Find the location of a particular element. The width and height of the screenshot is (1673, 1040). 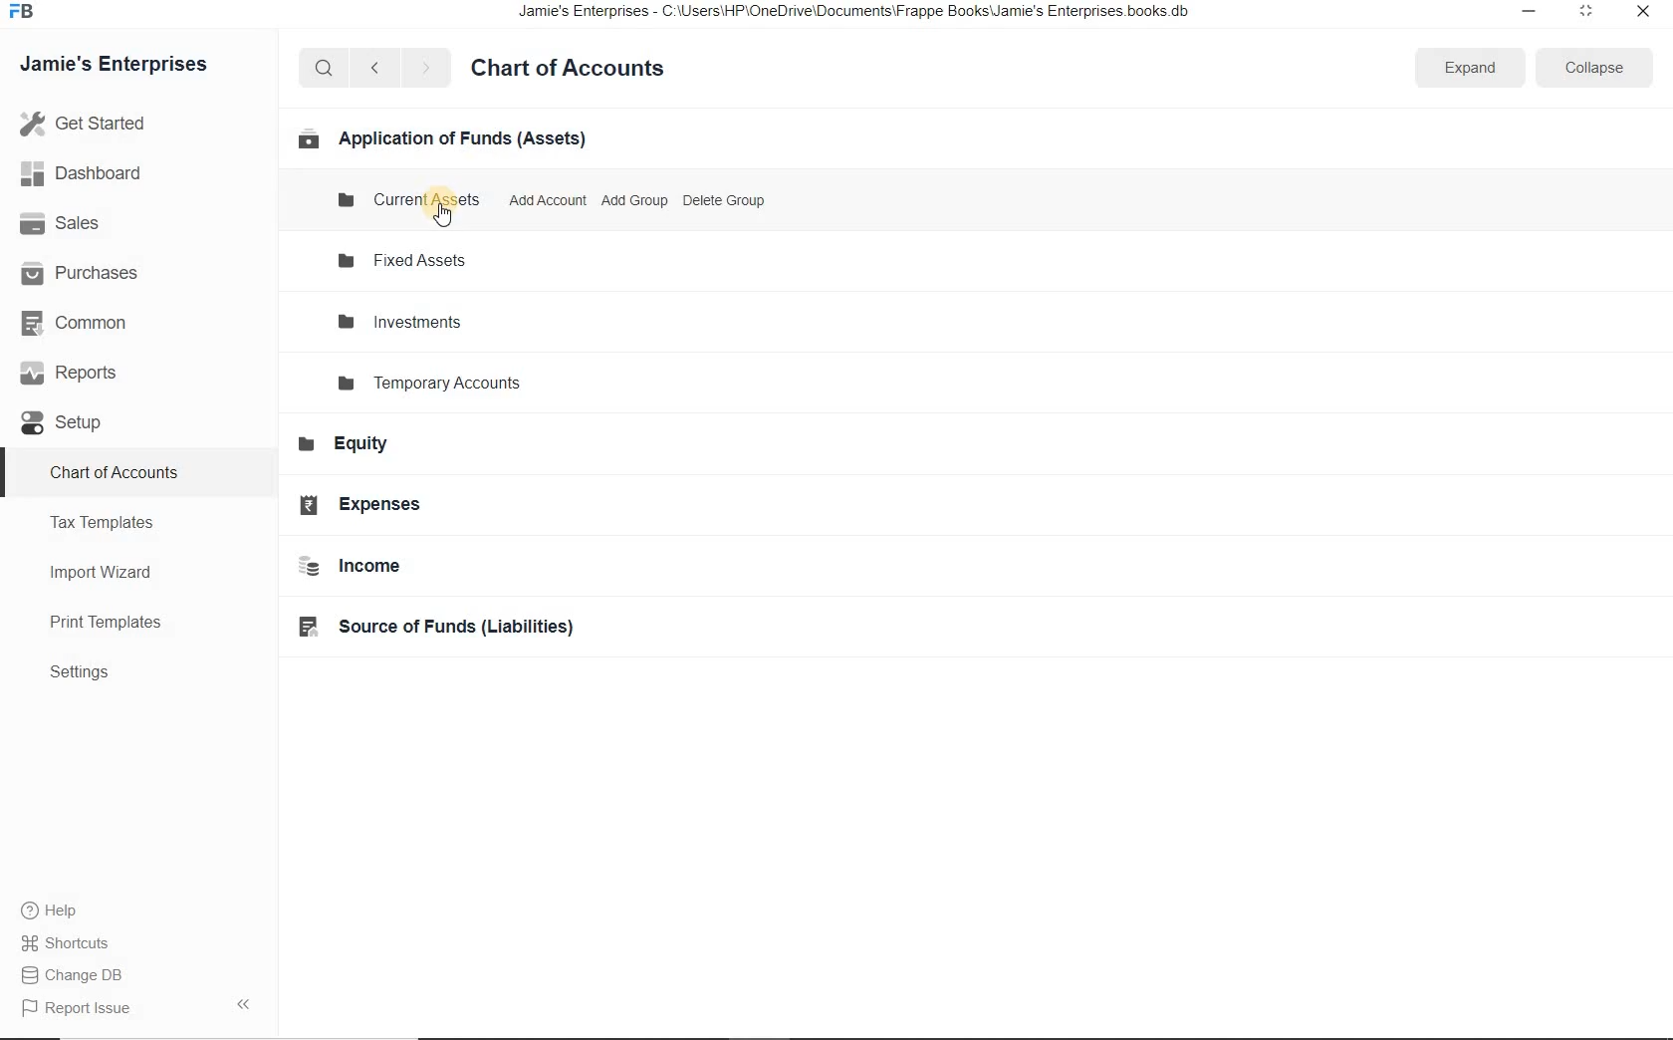

expand is located at coordinates (248, 1003).